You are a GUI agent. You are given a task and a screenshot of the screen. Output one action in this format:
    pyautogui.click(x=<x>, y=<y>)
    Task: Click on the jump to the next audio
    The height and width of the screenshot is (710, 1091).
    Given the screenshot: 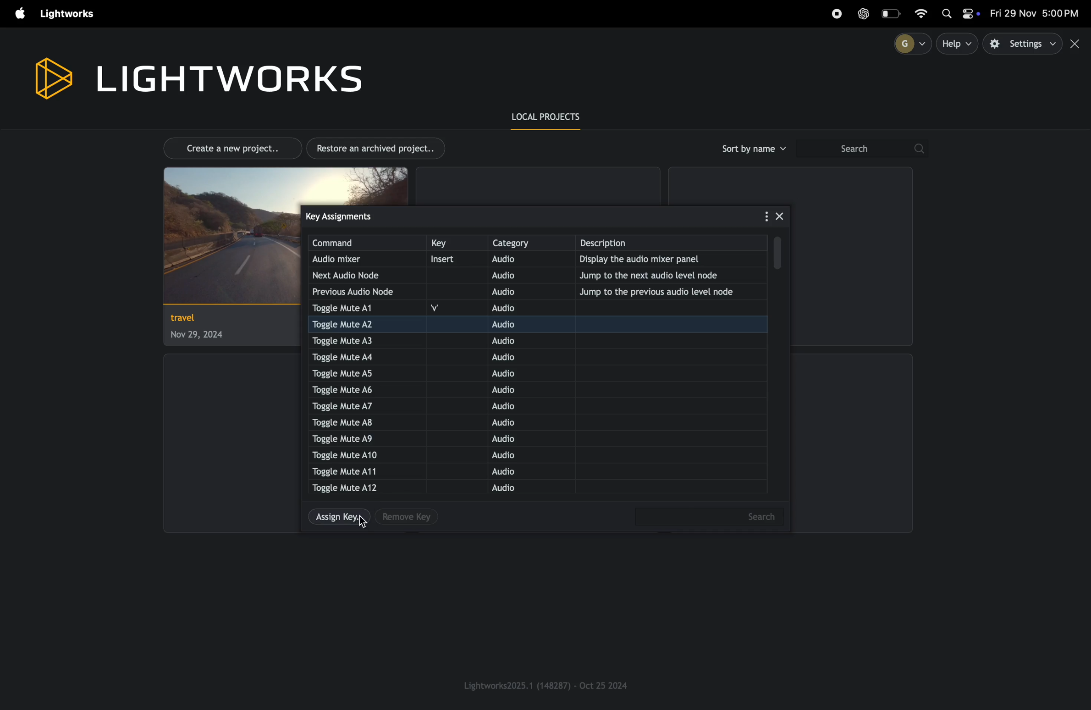 What is the action you would take?
    pyautogui.click(x=669, y=275)
    